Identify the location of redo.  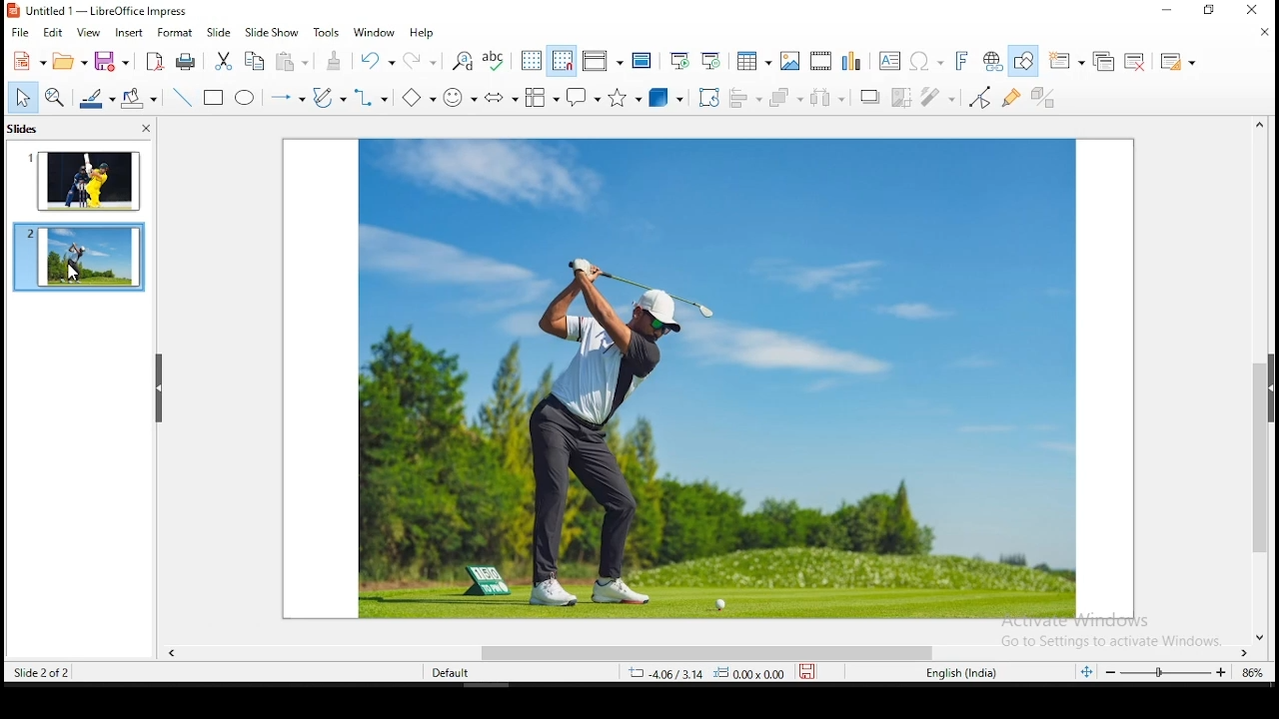
(421, 62).